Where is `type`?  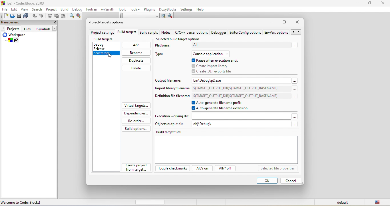
type is located at coordinates (162, 55).